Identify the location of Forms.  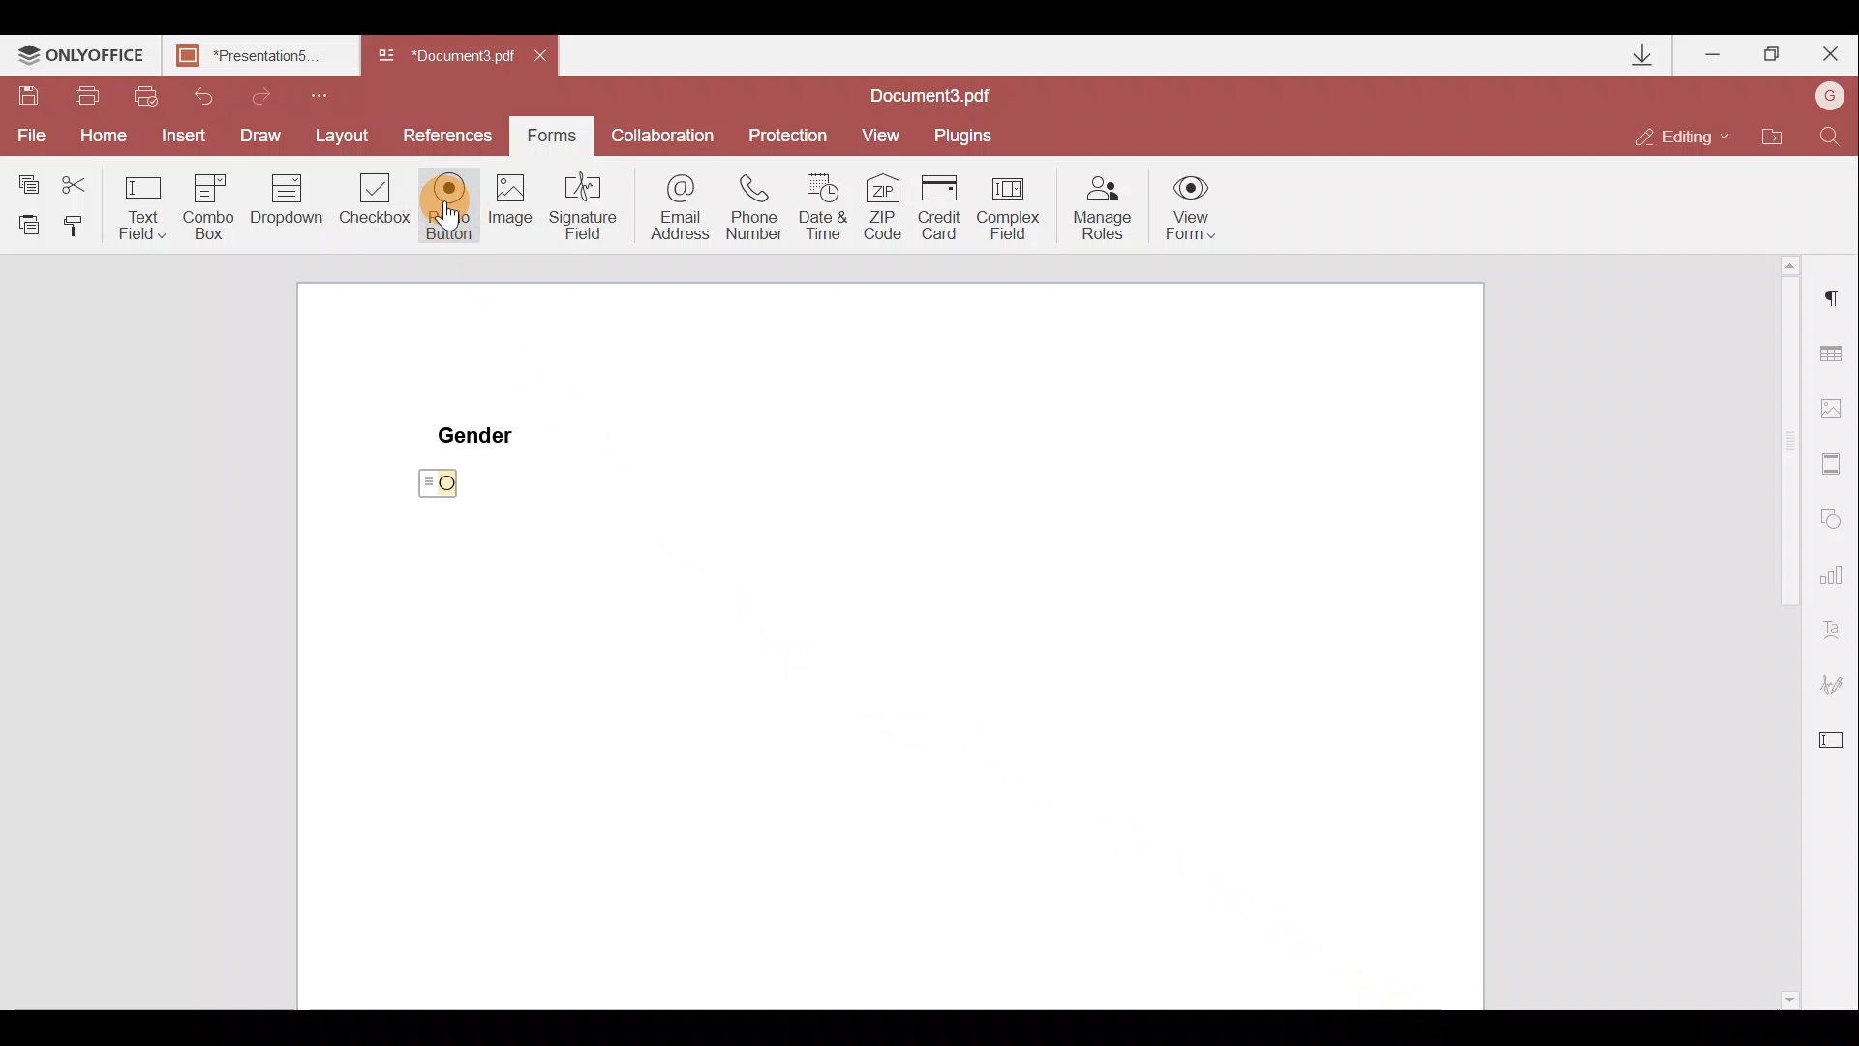
(557, 136).